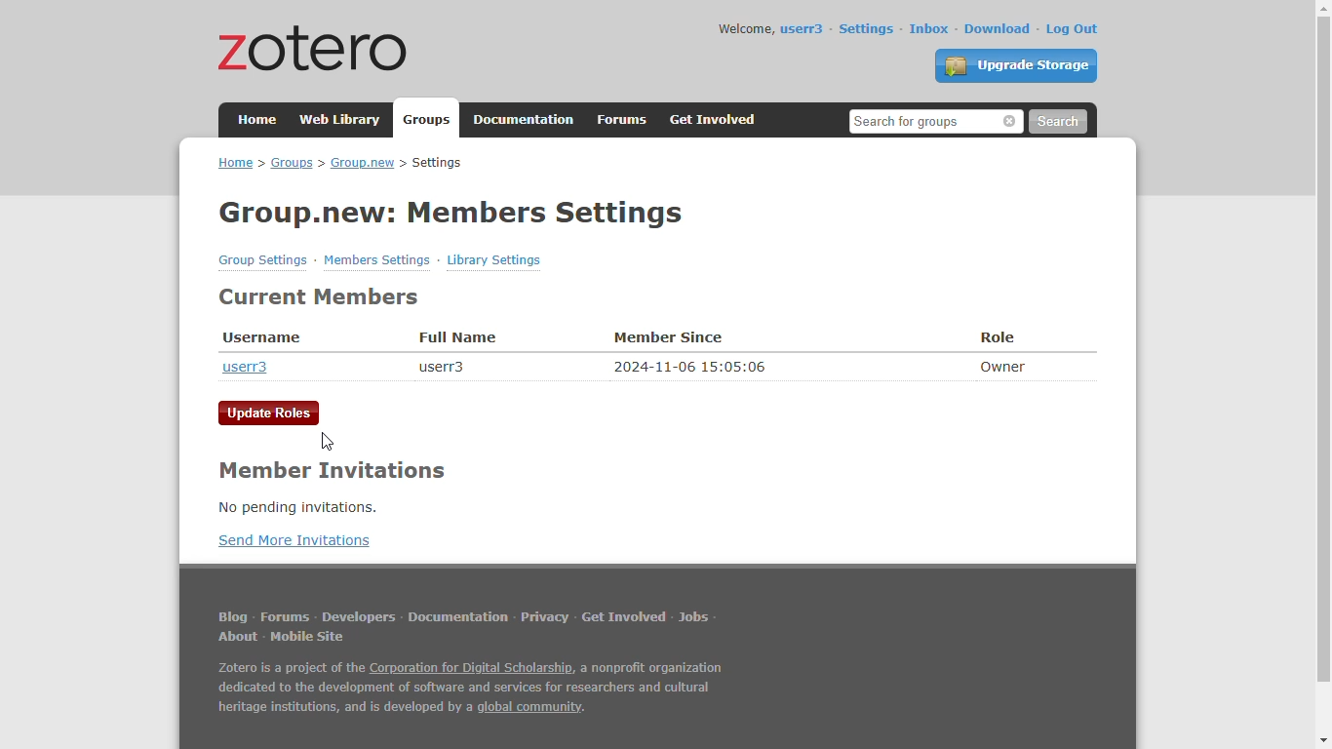 This screenshot has height=749, width=1332. Describe the element at coordinates (1017, 65) in the screenshot. I see `upgrade storage` at that location.